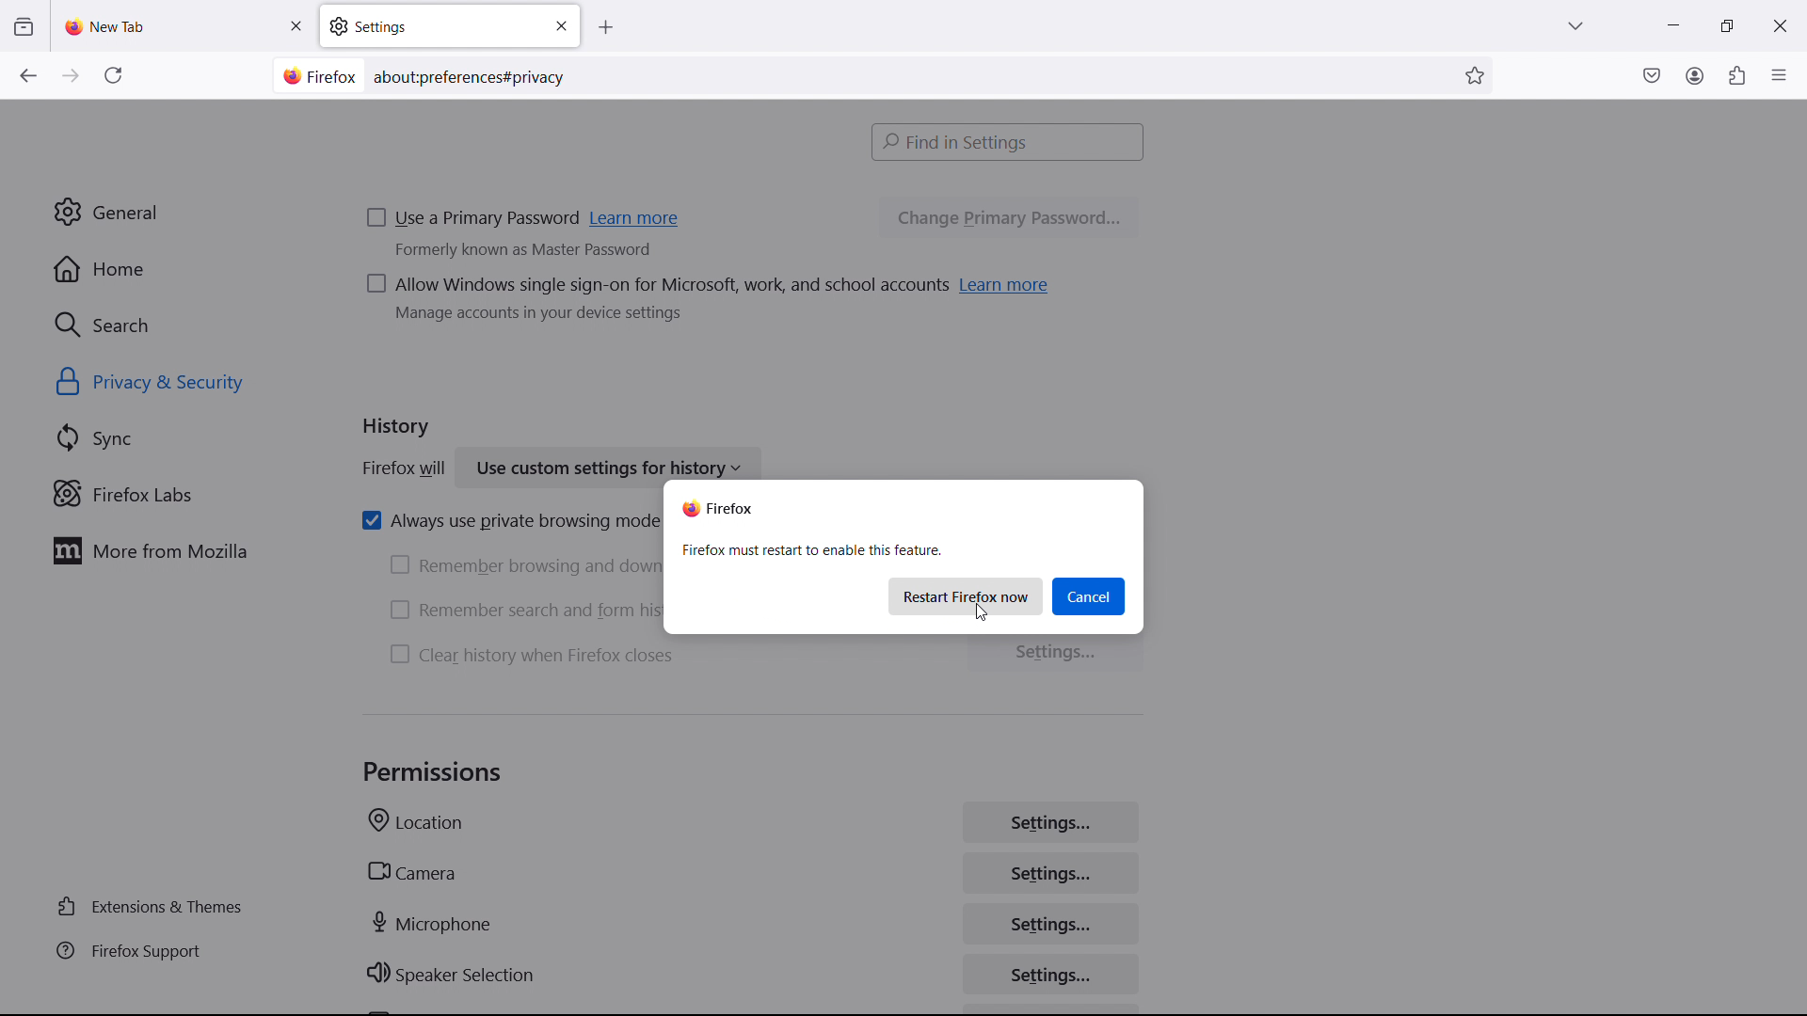 The image size is (1807, 1016). What do you see at coordinates (108, 26) in the screenshot?
I see `new tab` at bounding box center [108, 26].